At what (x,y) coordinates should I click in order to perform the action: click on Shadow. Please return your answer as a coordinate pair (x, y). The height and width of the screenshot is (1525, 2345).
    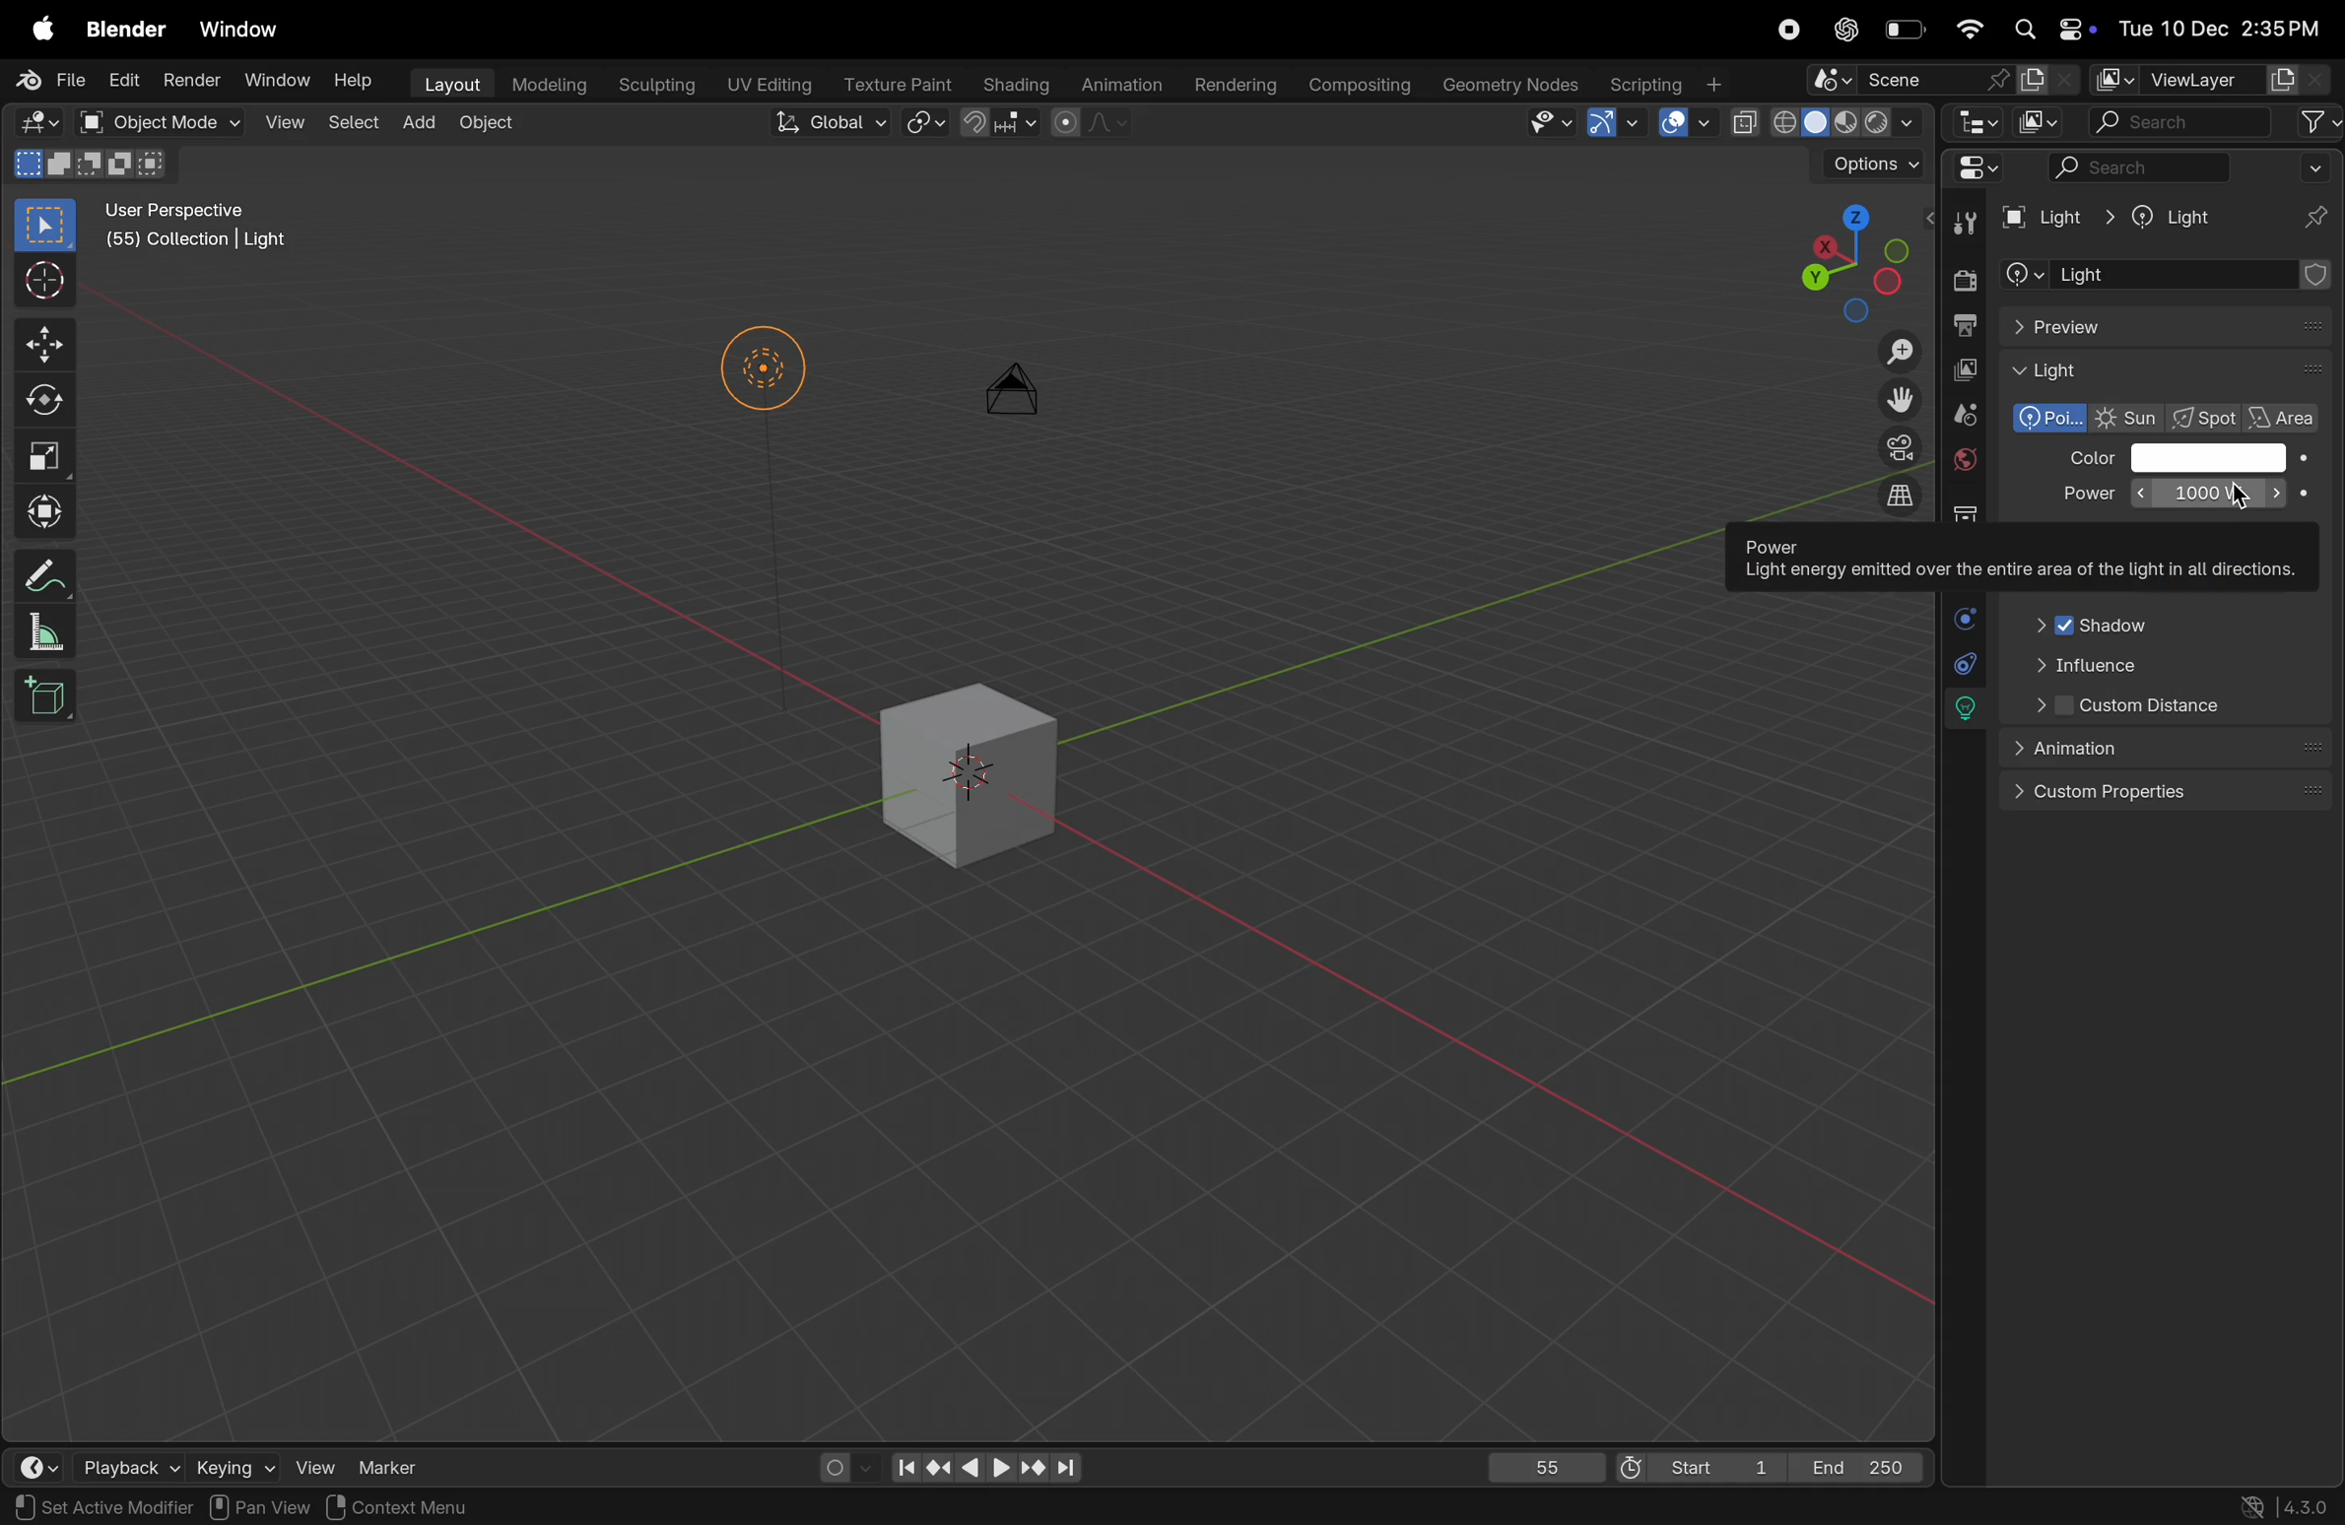
    Looking at the image, I should click on (2125, 623).